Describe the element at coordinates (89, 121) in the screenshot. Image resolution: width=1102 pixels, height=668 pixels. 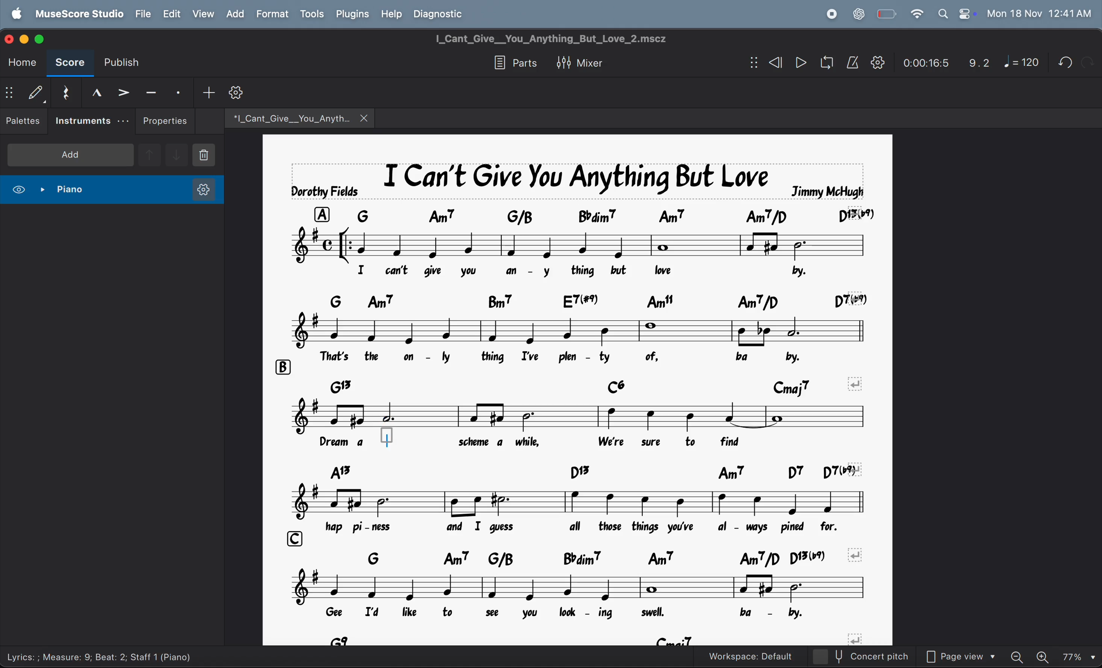
I see `instruments` at that location.